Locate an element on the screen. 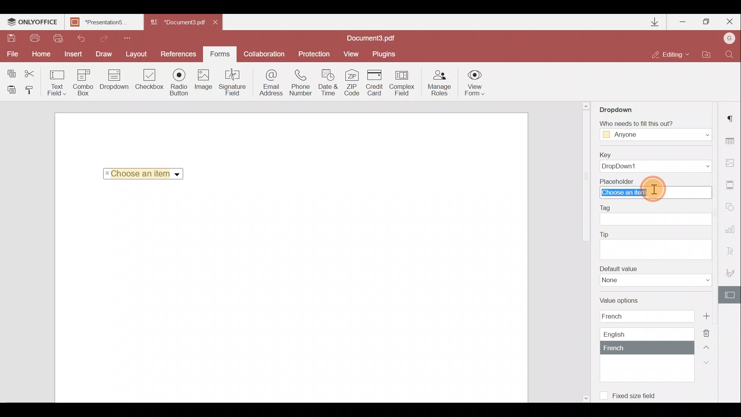  Downloads is located at coordinates (655, 22).